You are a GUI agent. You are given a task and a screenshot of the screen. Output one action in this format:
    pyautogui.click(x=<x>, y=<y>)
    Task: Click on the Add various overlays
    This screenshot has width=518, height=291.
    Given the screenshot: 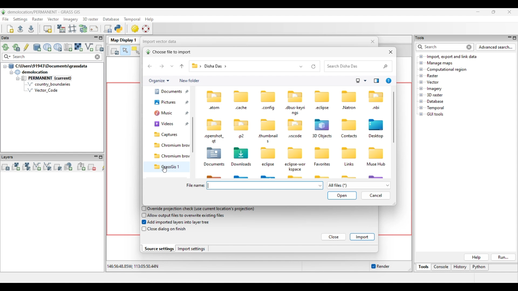 What is the action you would take?
    pyautogui.click(x=58, y=167)
    